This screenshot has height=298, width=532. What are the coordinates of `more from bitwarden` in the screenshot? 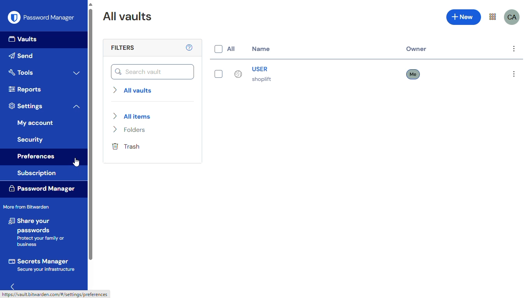 It's located at (493, 17).